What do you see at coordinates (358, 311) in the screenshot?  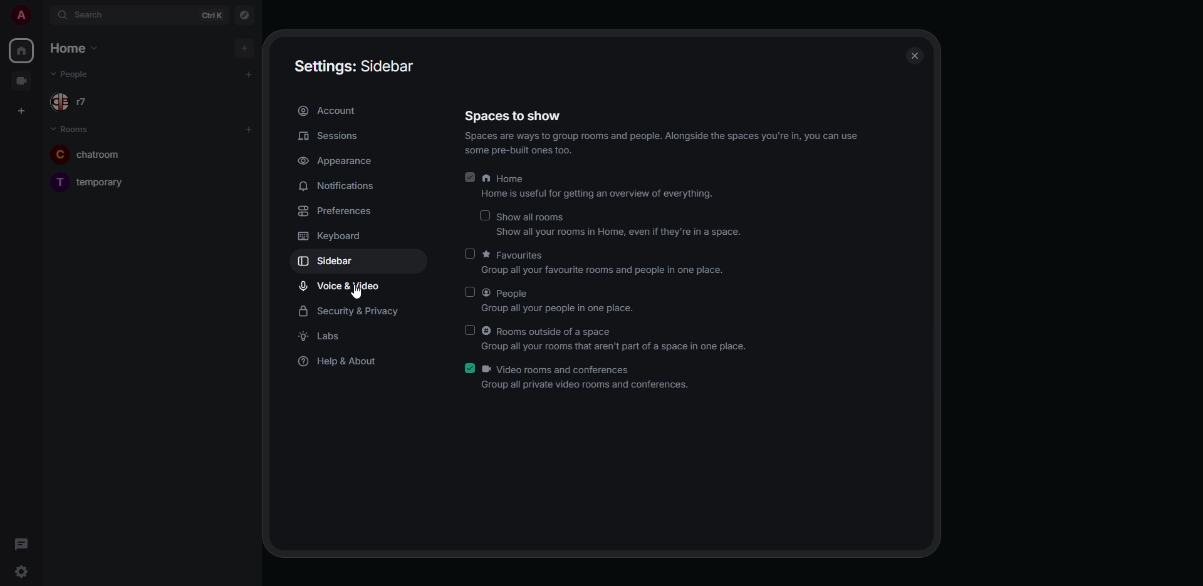 I see `security & privacy` at bounding box center [358, 311].